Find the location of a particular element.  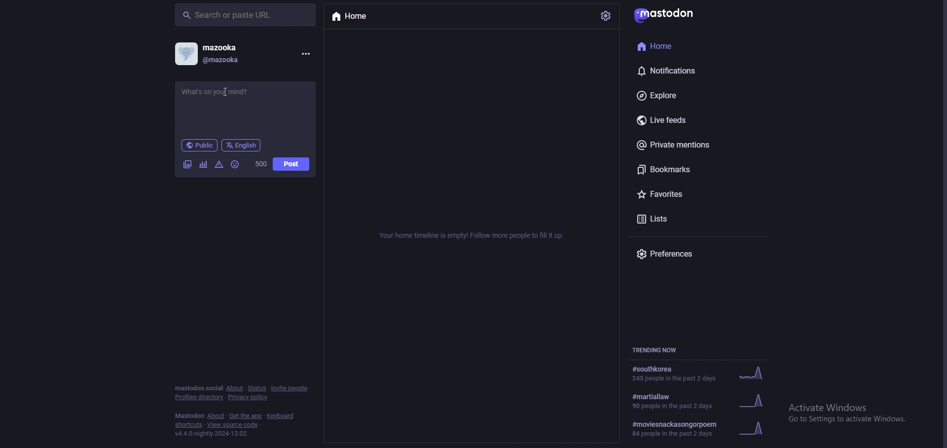

mastodon is located at coordinates (670, 14).